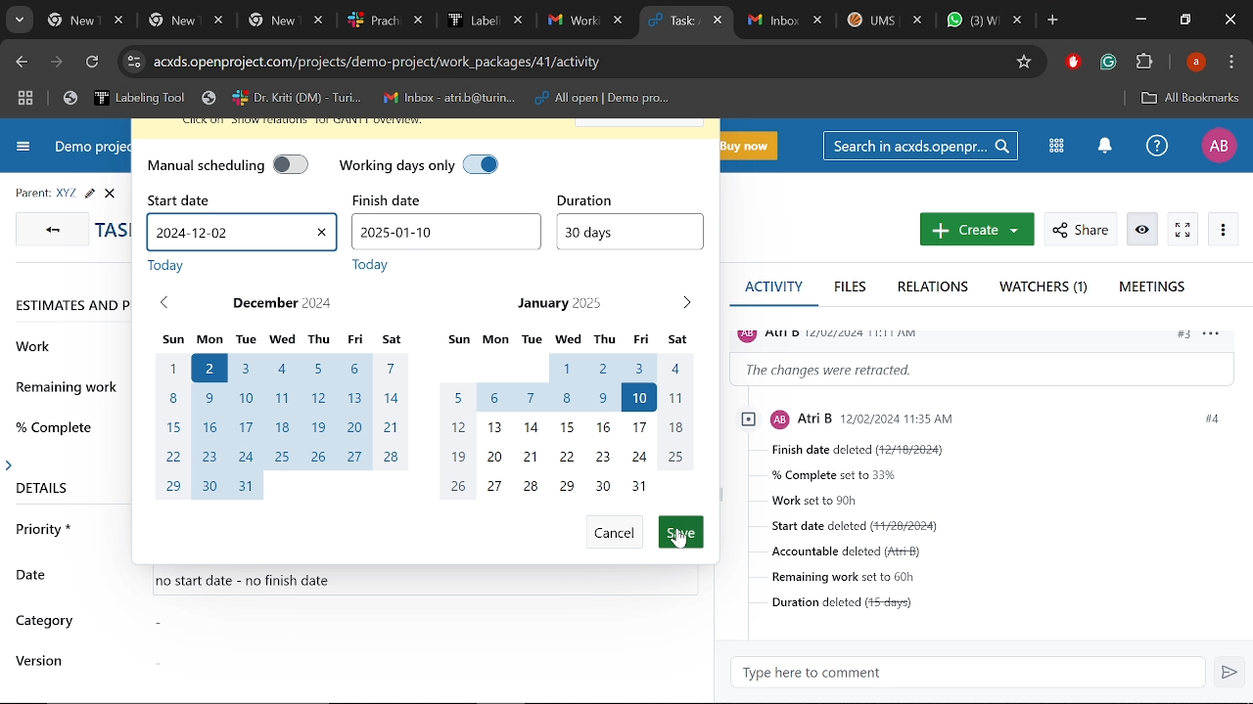 This screenshot has height=704, width=1253. I want to click on Close current tab, so click(719, 22).